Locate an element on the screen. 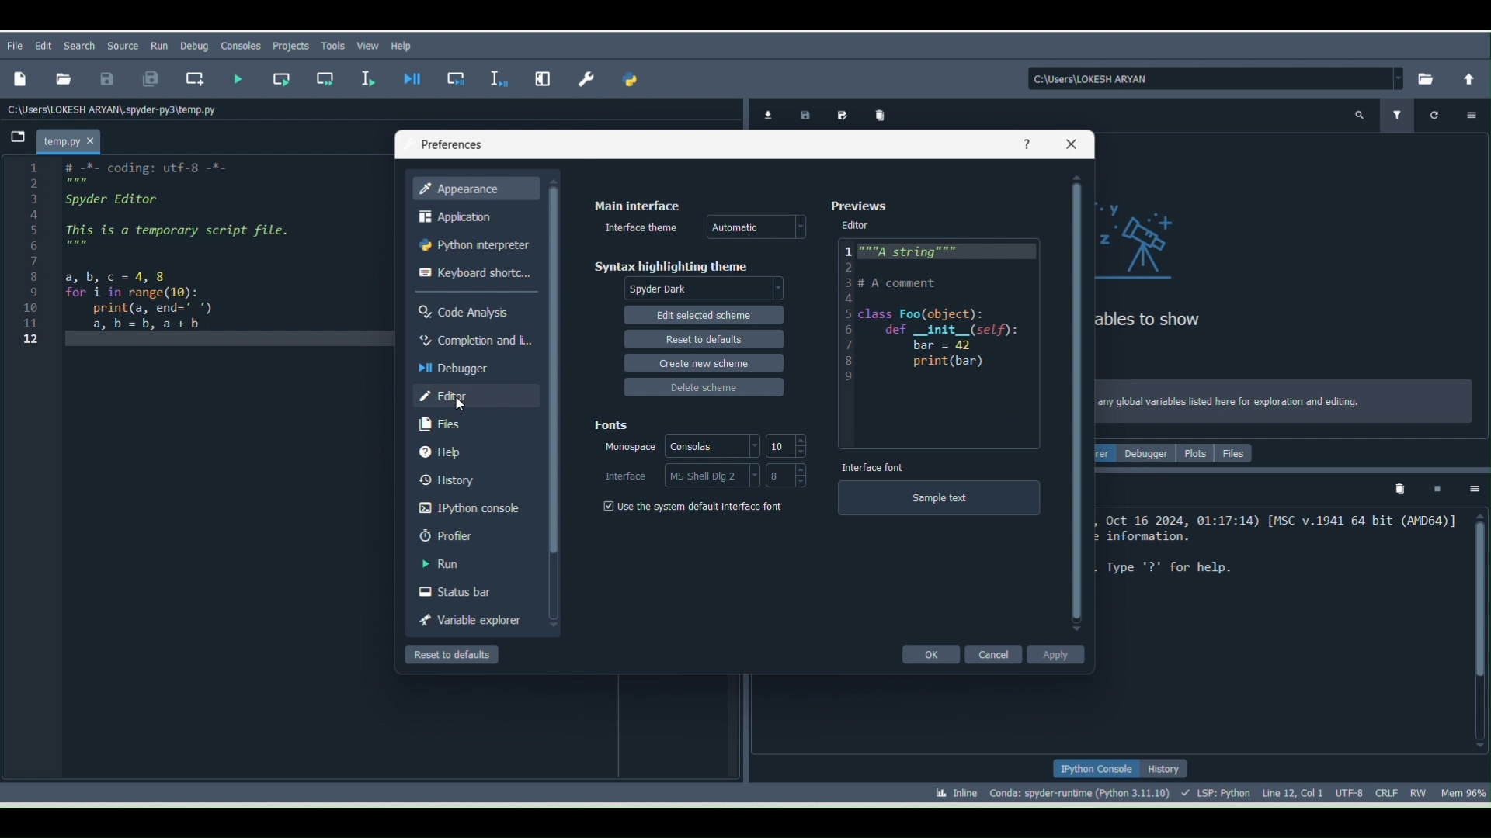 Image resolution: width=1491 pixels, height=838 pixels. Delete scheme is located at coordinates (704, 384).